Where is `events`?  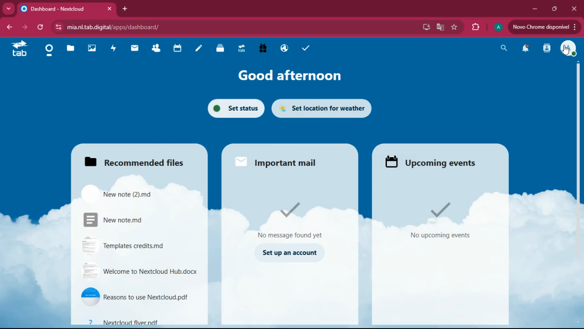 events is located at coordinates (439, 161).